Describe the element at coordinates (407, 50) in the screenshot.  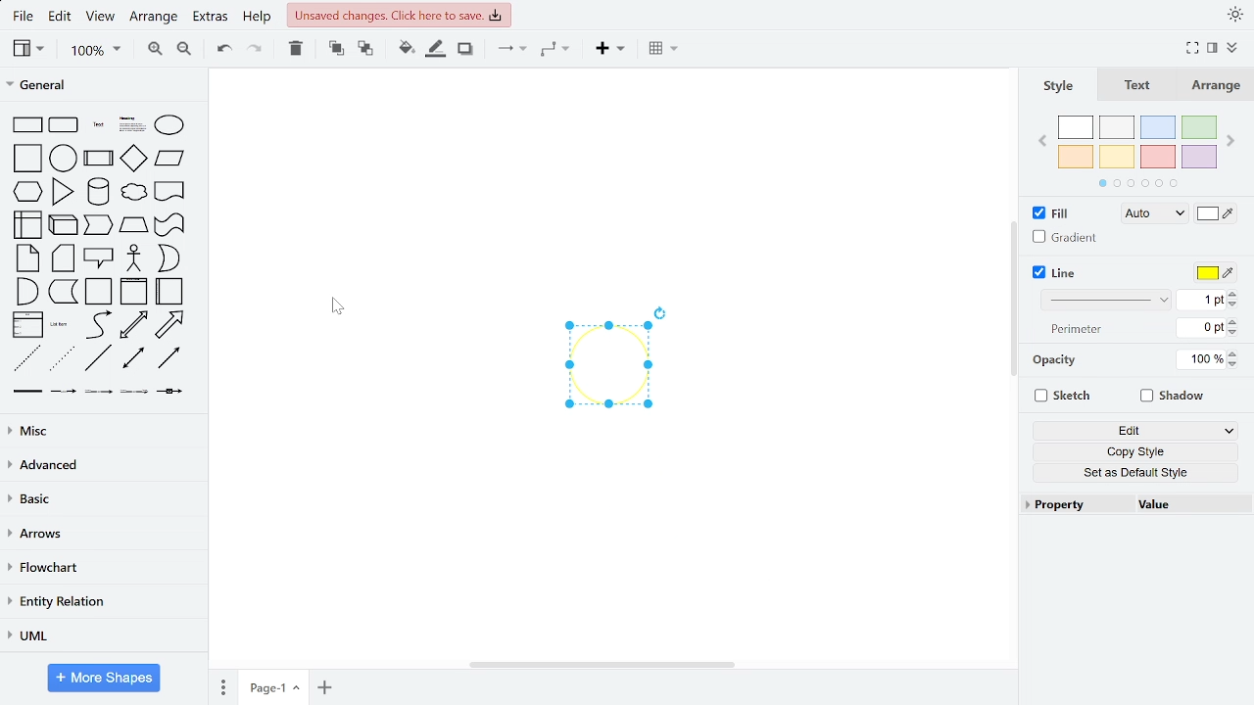
I see `fill color` at that location.